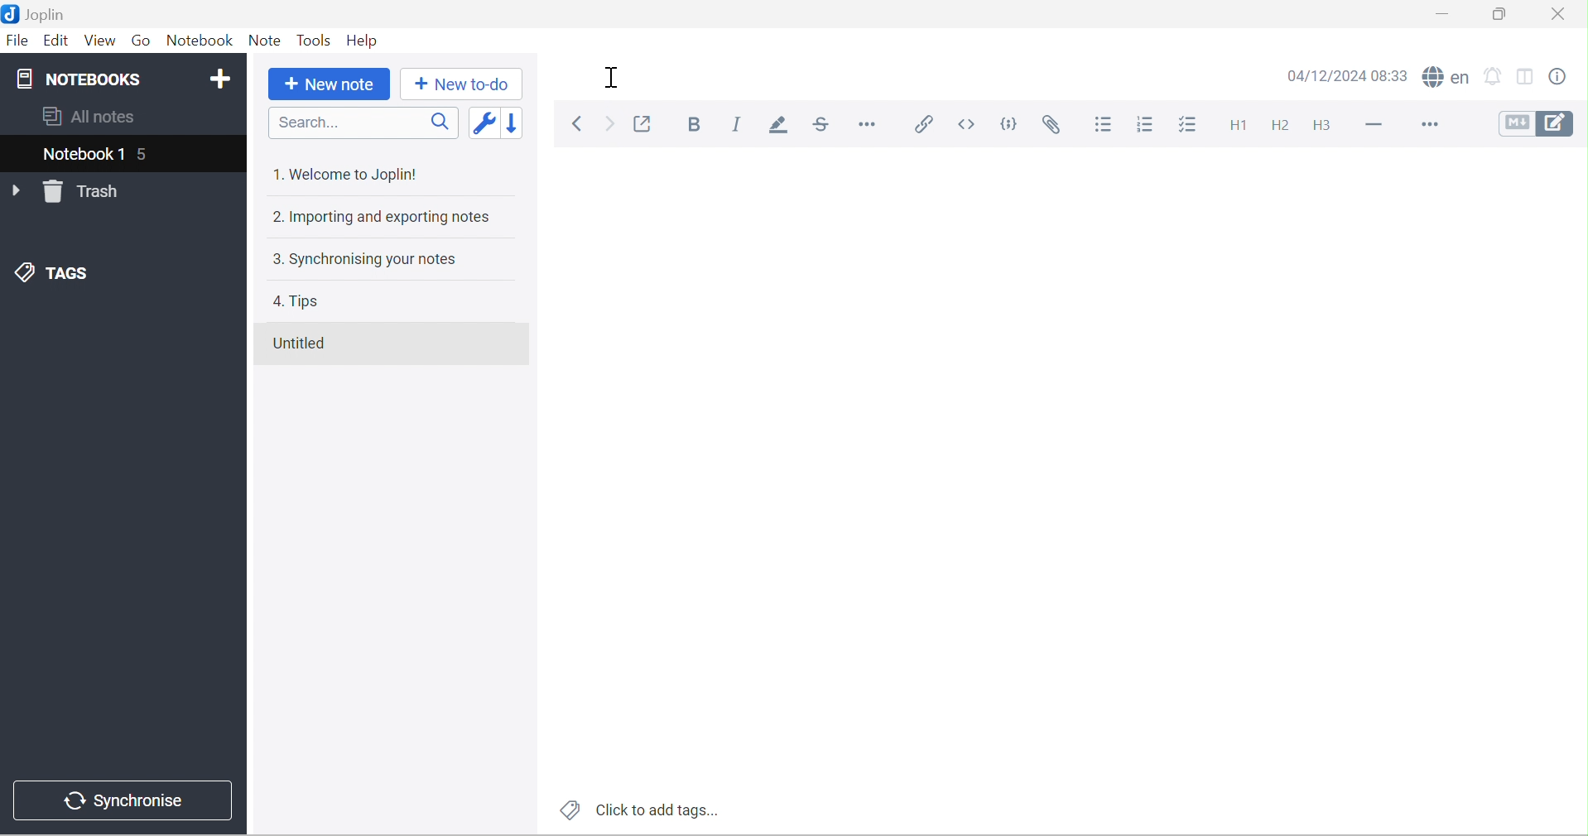 The image size is (1588, 836). What do you see at coordinates (1568, 76) in the screenshot?
I see `Note properties` at bounding box center [1568, 76].